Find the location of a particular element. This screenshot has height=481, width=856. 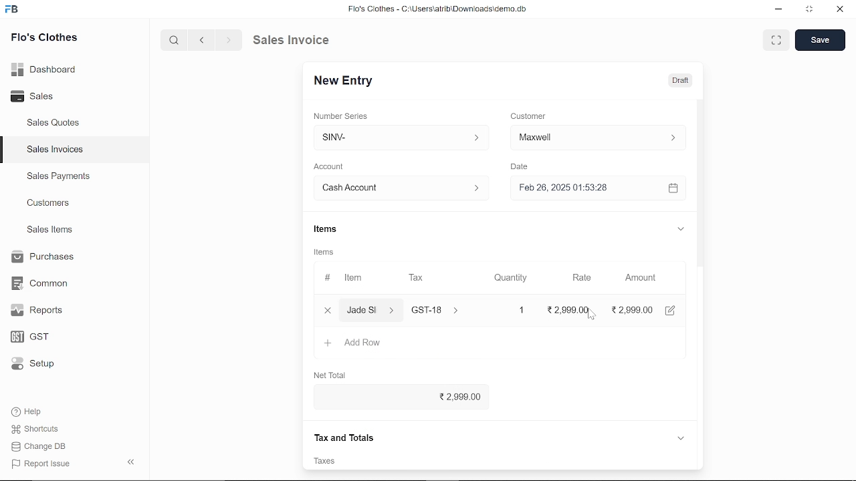

Draft is located at coordinates (673, 79).